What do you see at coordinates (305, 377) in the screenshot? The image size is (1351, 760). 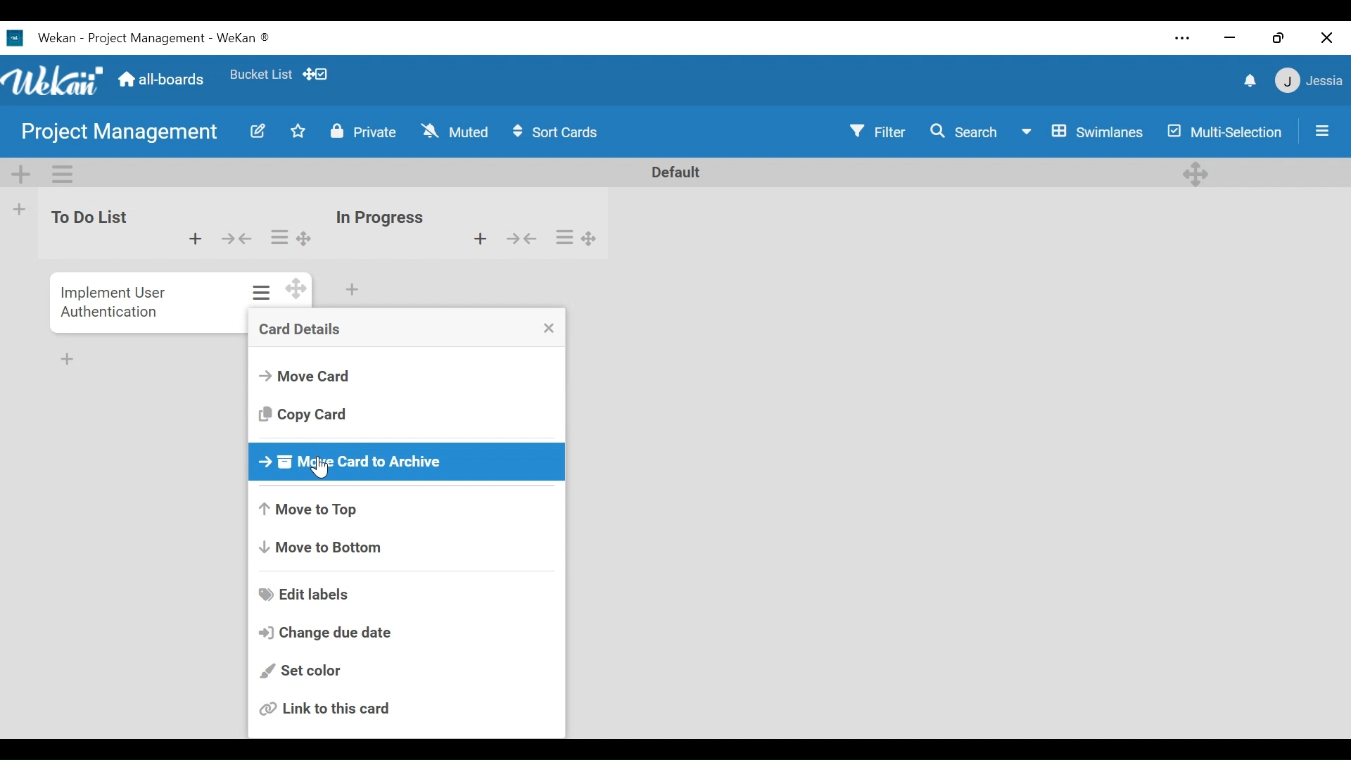 I see `Move Crad` at bounding box center [305, 377].